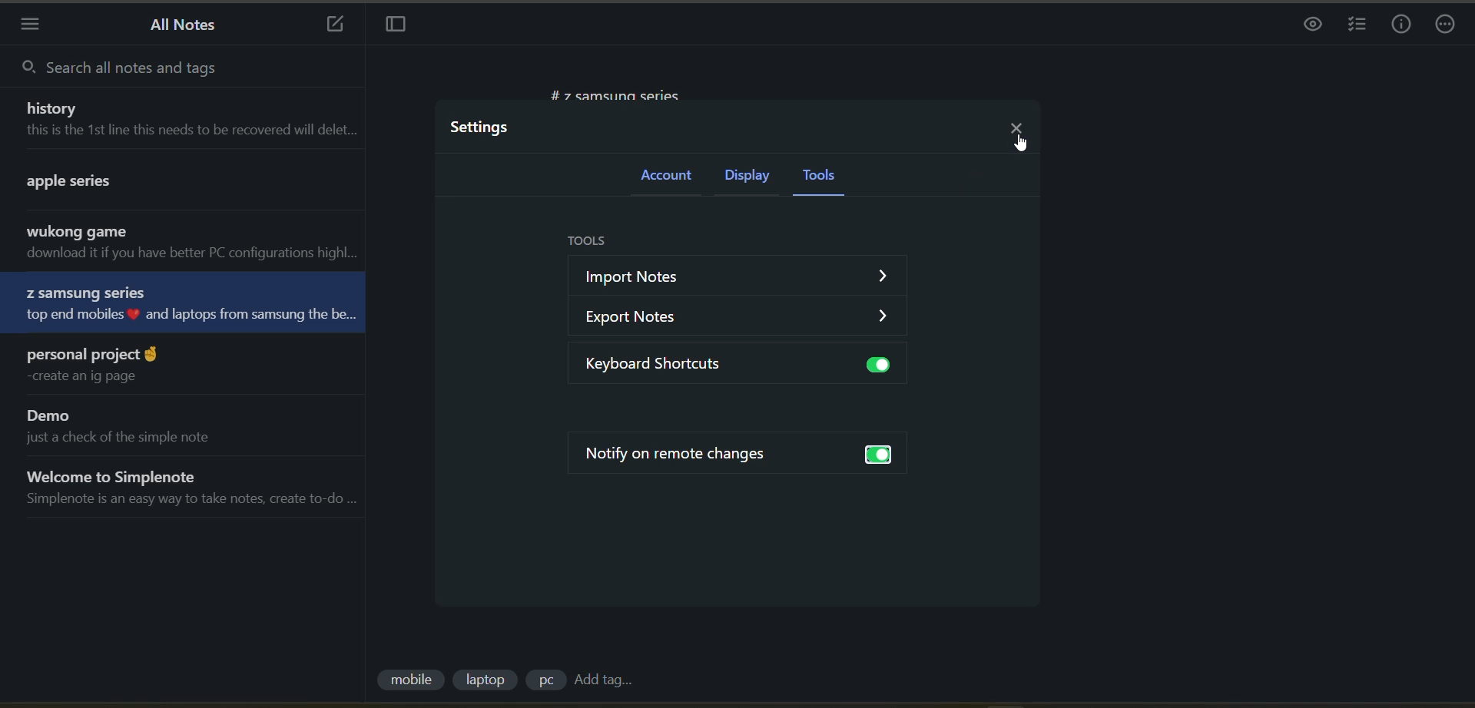  I want to click on export notes, so click(745, 316).